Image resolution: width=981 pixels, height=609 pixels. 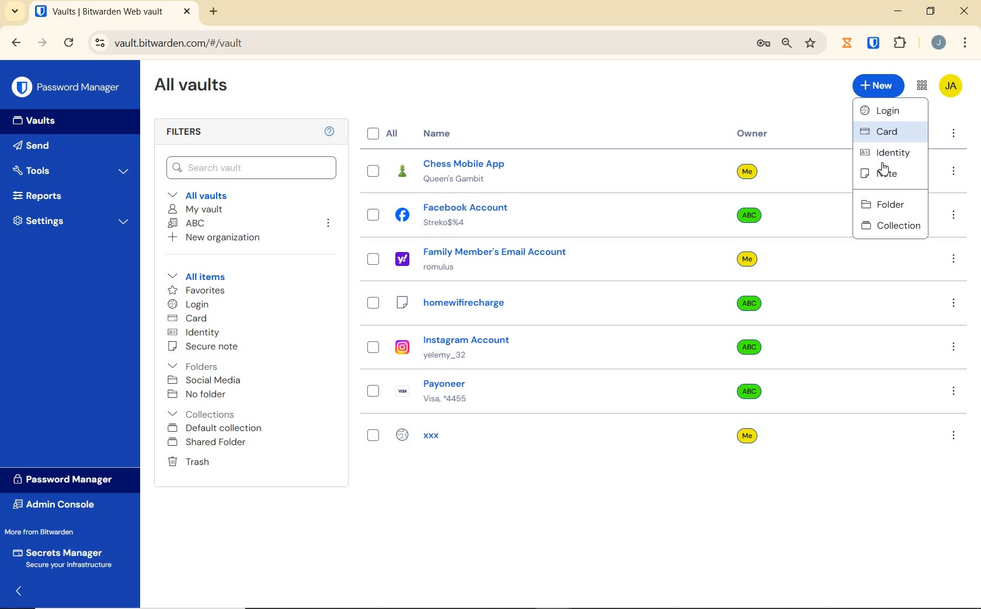 I want to click on Settings, so click(x=72, y=223).